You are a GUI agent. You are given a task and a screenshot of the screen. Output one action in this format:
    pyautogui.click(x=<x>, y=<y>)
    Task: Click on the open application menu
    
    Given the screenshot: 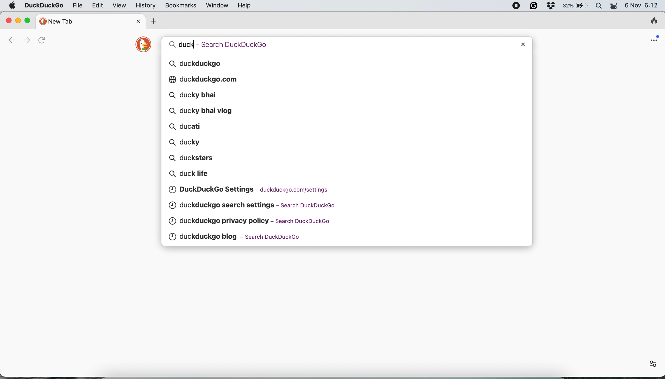 What is the action you would take?
    pyautogui.click(x=655, y=38)
    